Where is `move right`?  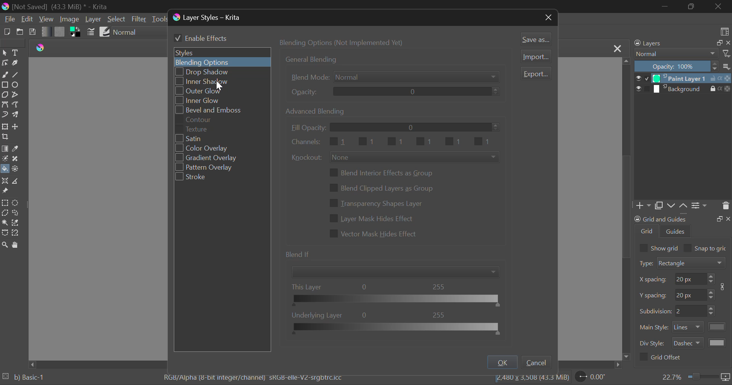
move right is located at coordinates (612, 365).